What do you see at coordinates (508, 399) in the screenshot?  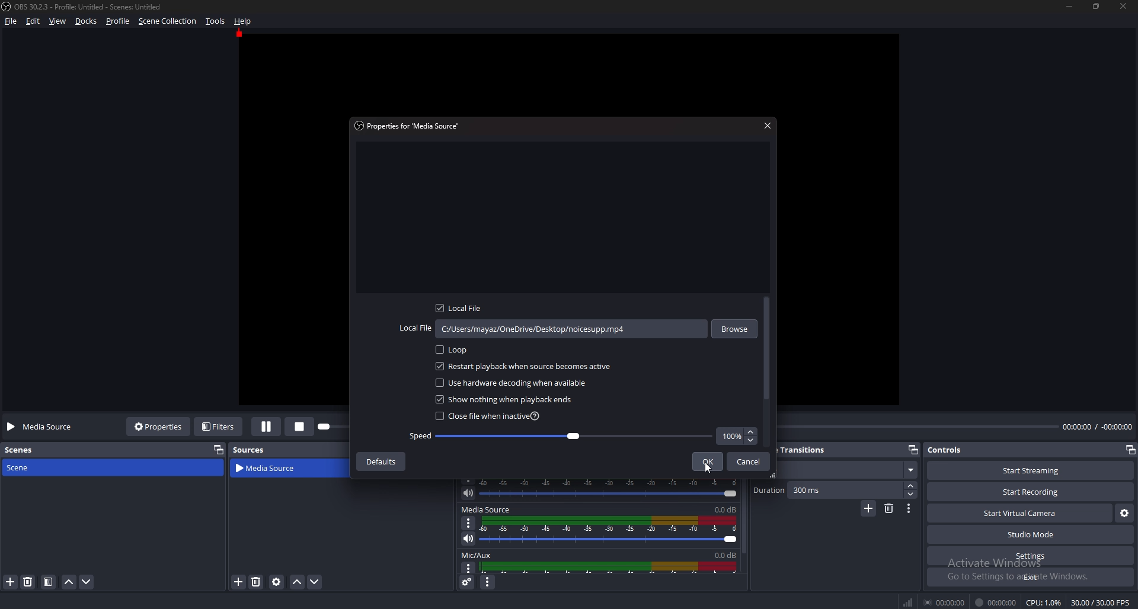 I see `Show nothing when playback ends` at bounding box center [508, 399].